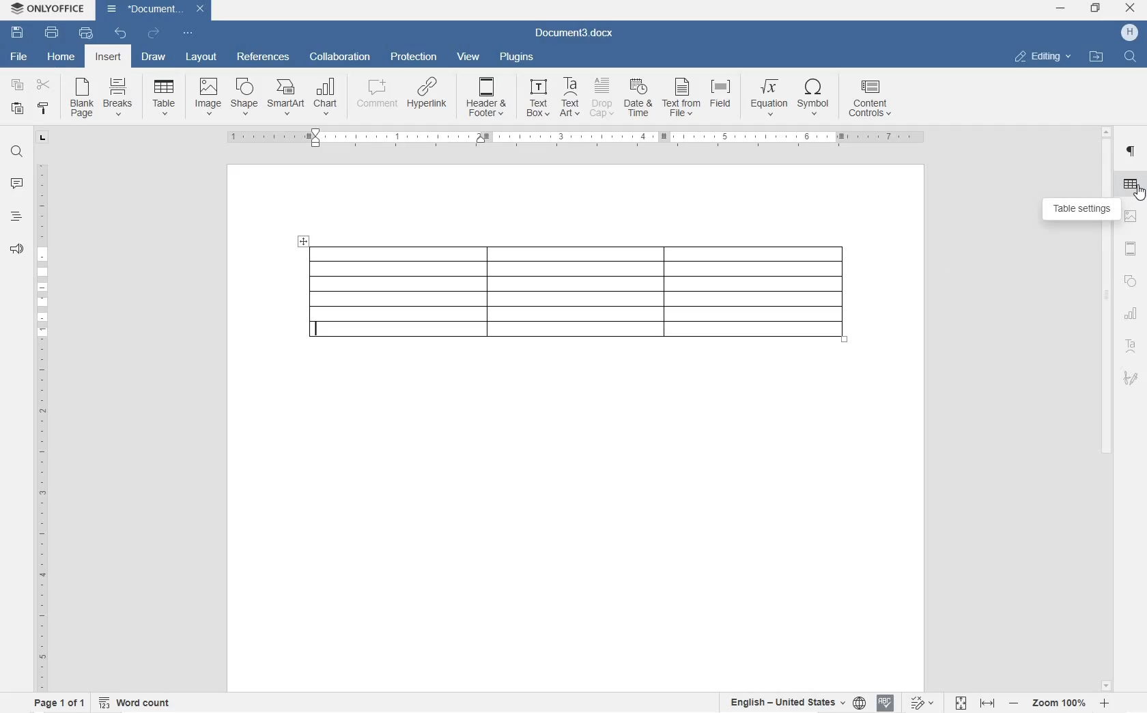  I want to click on REFERENCES, so click(264, 58).